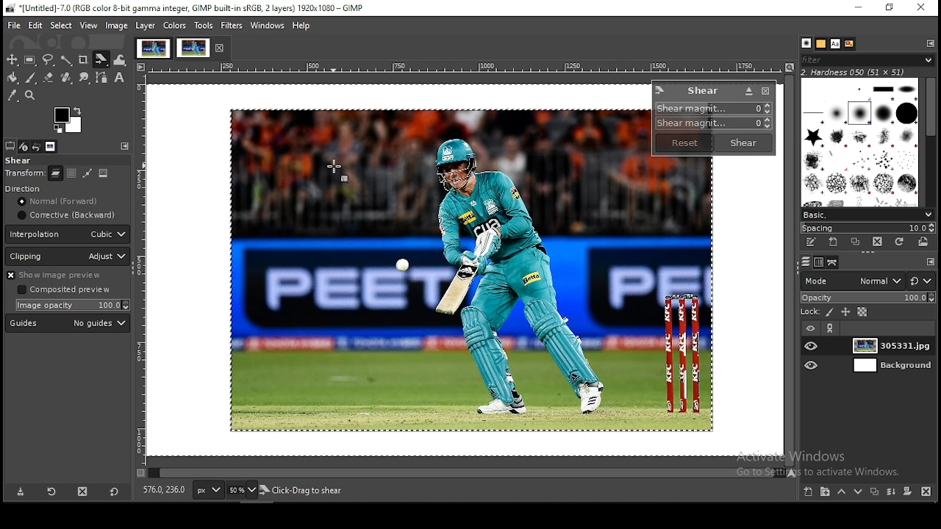 The image size is (941, 529). What do you see at coordinates (684, 143) in the screenshot?
I see `reset` at bounding box center [684, 143].